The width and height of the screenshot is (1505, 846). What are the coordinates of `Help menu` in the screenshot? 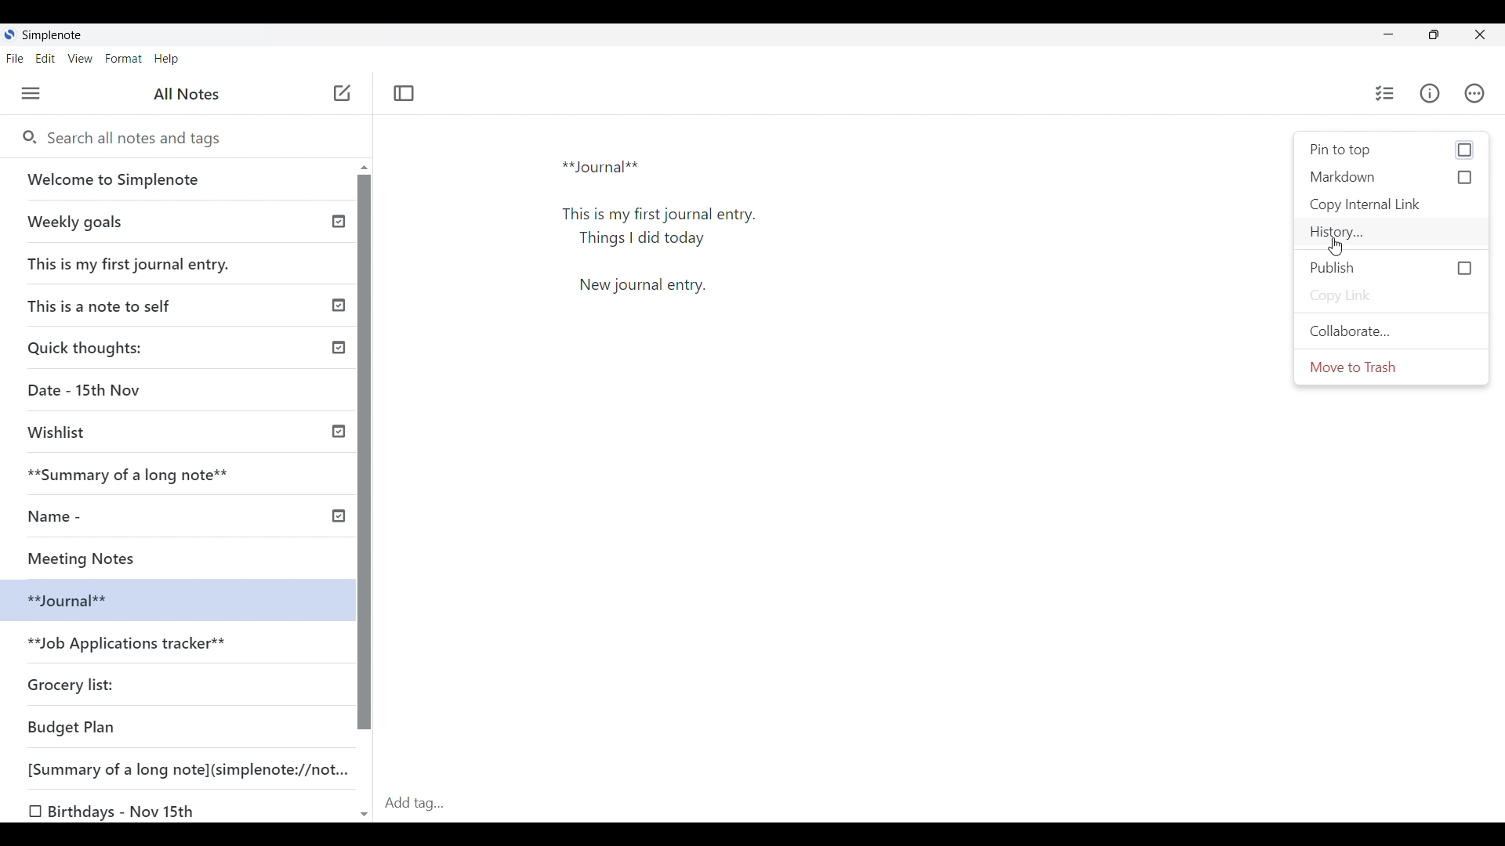 It's located at (167, 60).